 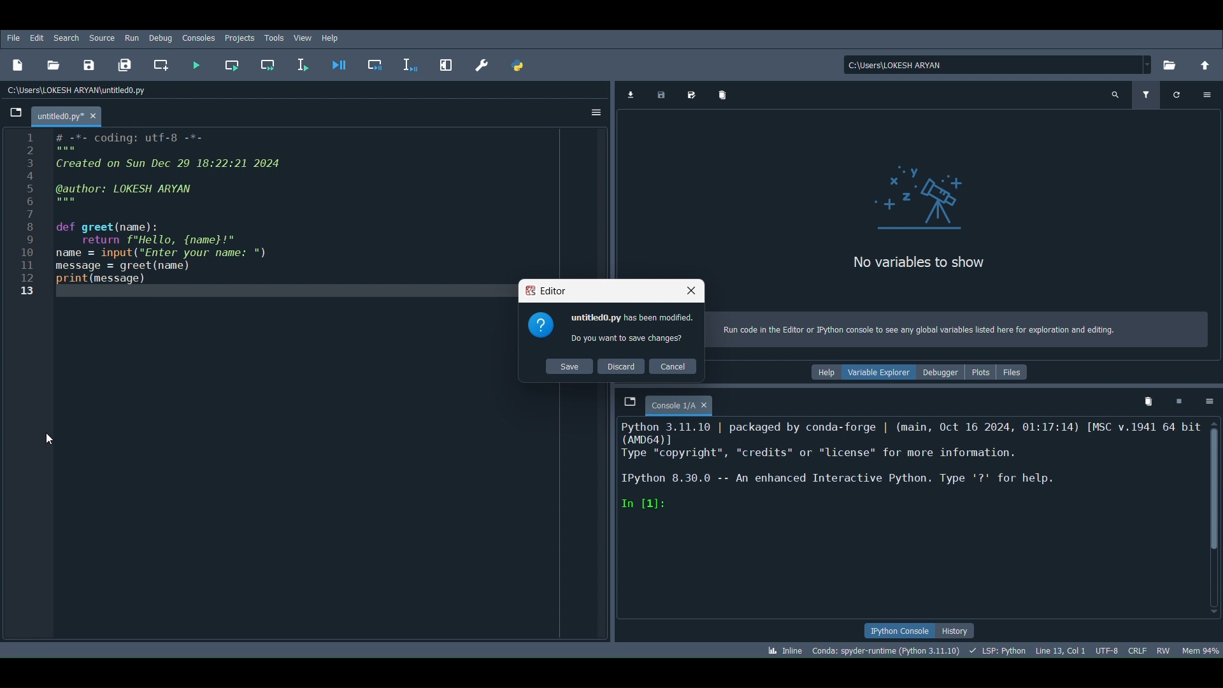 What do you see at coordinates (992, 64) in the screenshot?
I see `File location` at bounding box center [992, 64].